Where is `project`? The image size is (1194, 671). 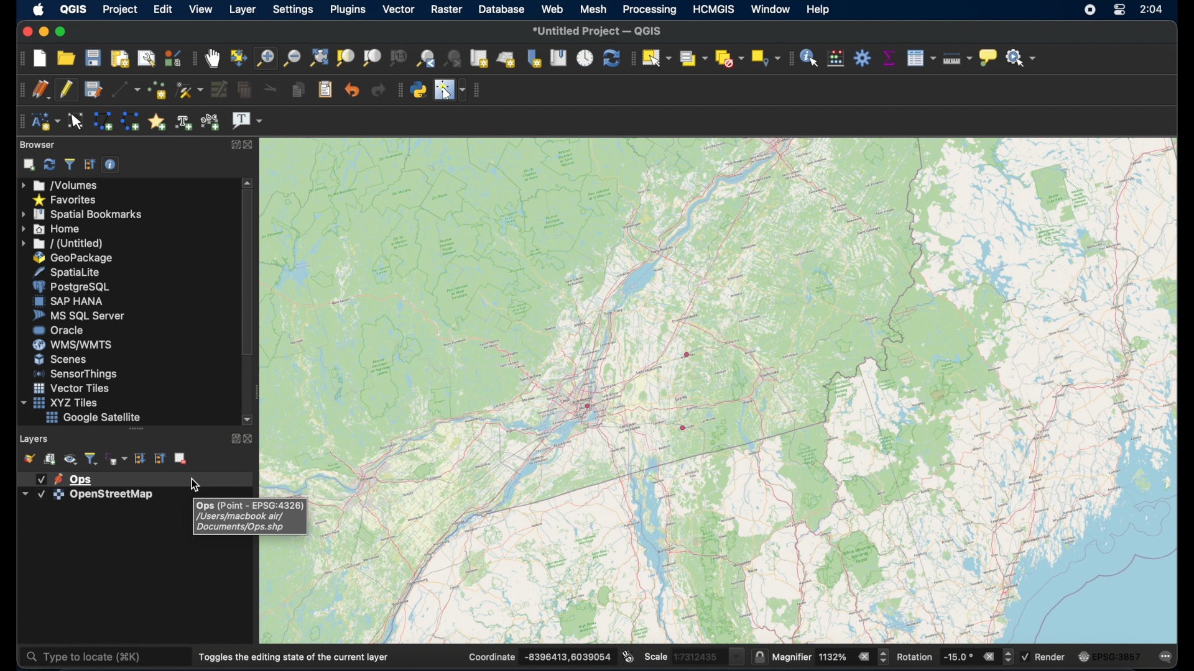
project is located at coordinates (121, 10).